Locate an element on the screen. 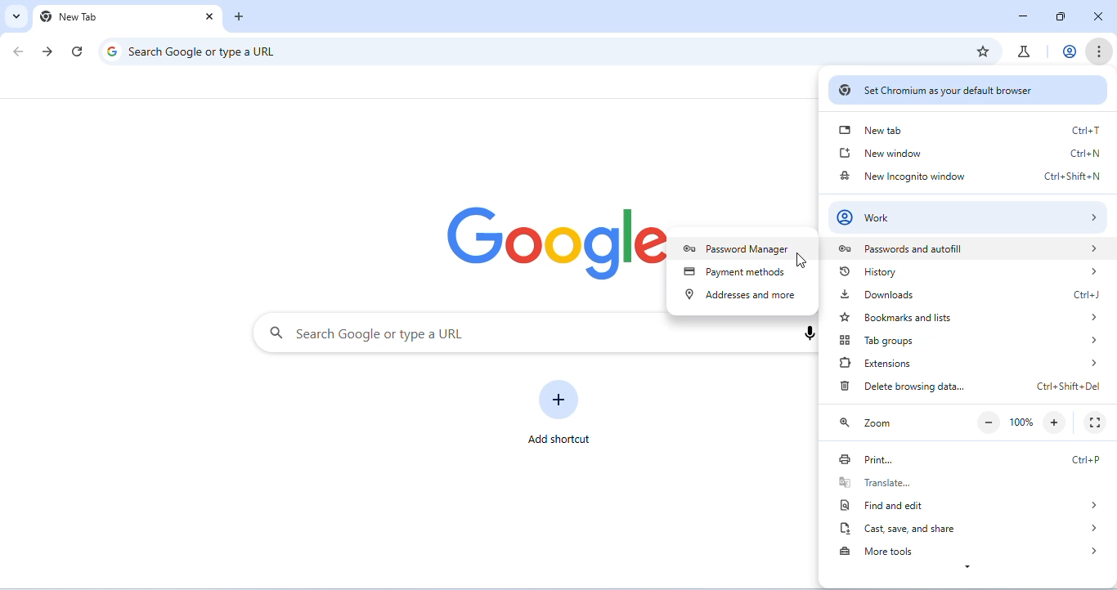 The height and width of the screenshot is (590, 1117). cursor is located at coordinates (801, 262).